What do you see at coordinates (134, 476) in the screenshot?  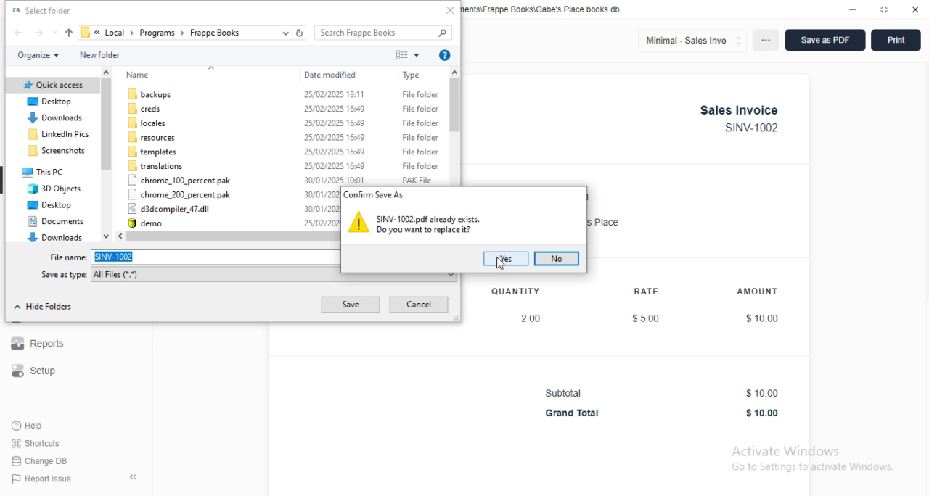 I see `toggle sidebar` at bounding box center [134, 476].